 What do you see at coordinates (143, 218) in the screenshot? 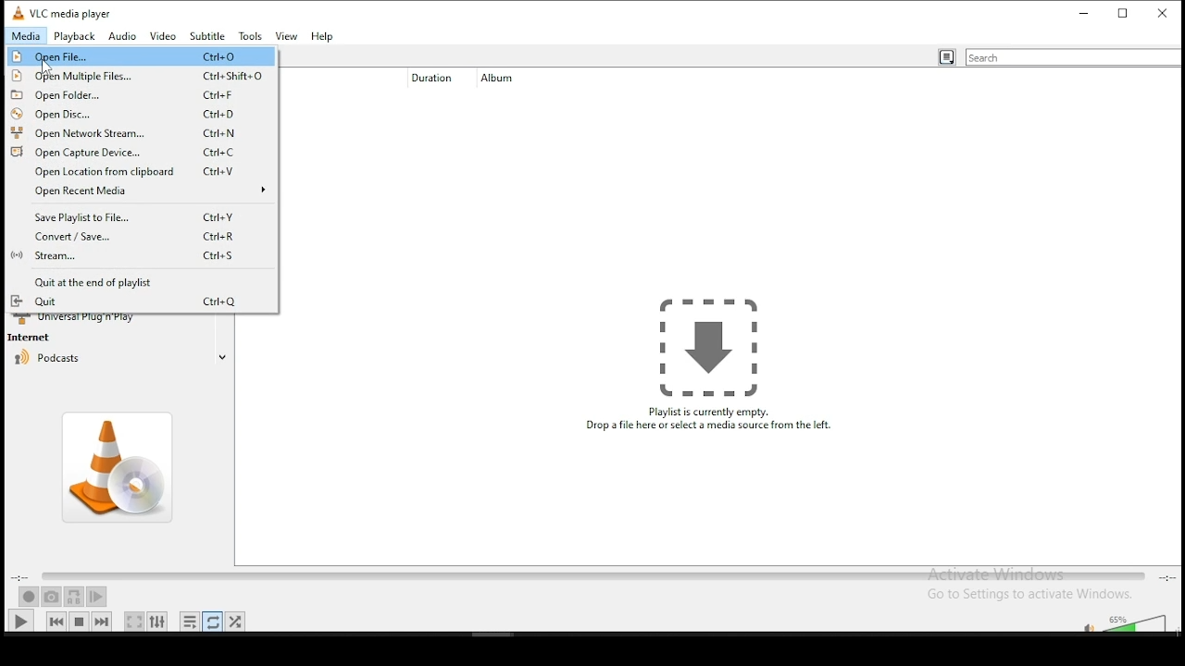
I see `save playlist to file` at bounding box center [143, 218].